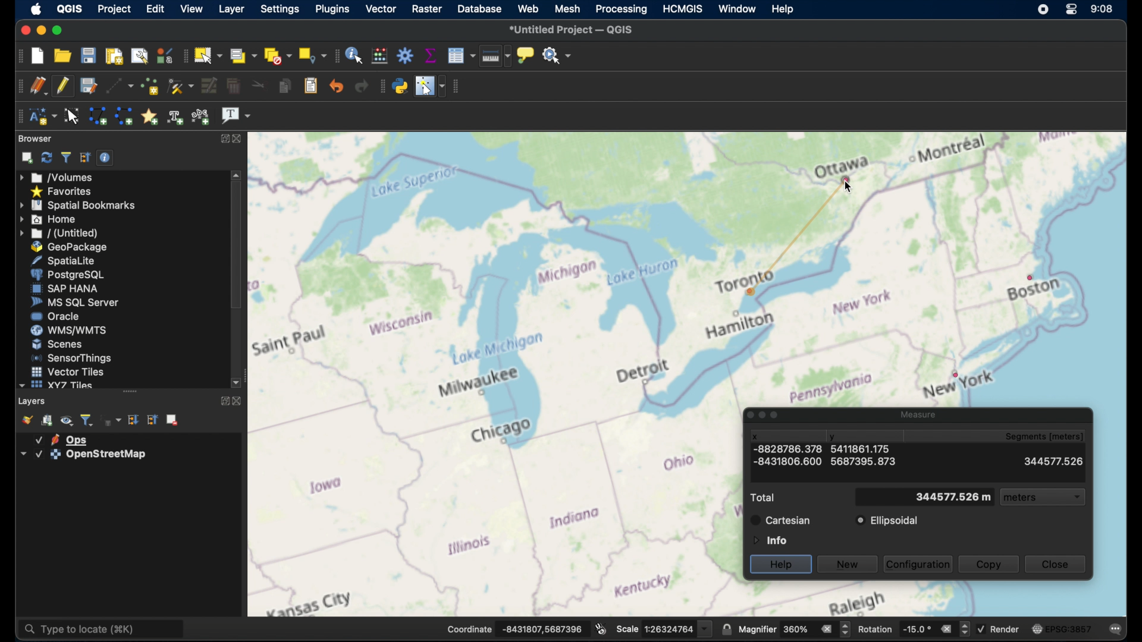  Describe the element at coordinates (923, 461) in the screenshot. I see `distance` at that location.